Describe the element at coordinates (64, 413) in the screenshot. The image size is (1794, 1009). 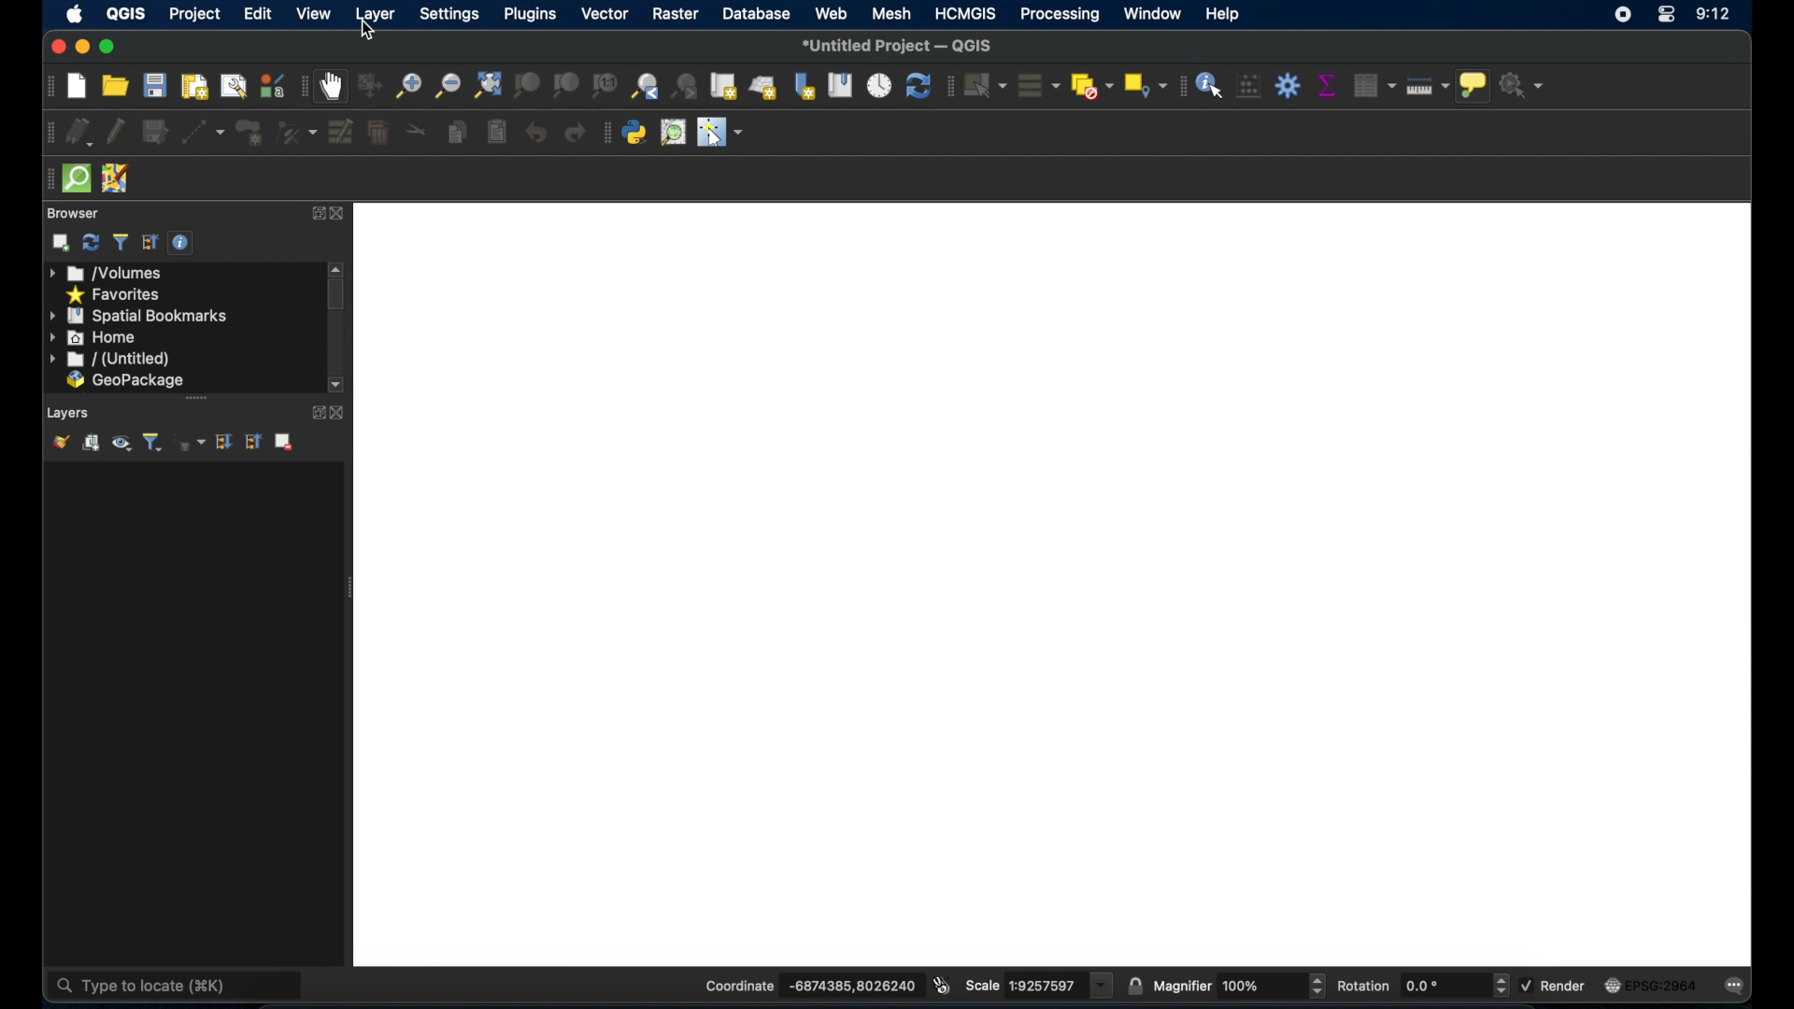
I see `Layers` at that location.